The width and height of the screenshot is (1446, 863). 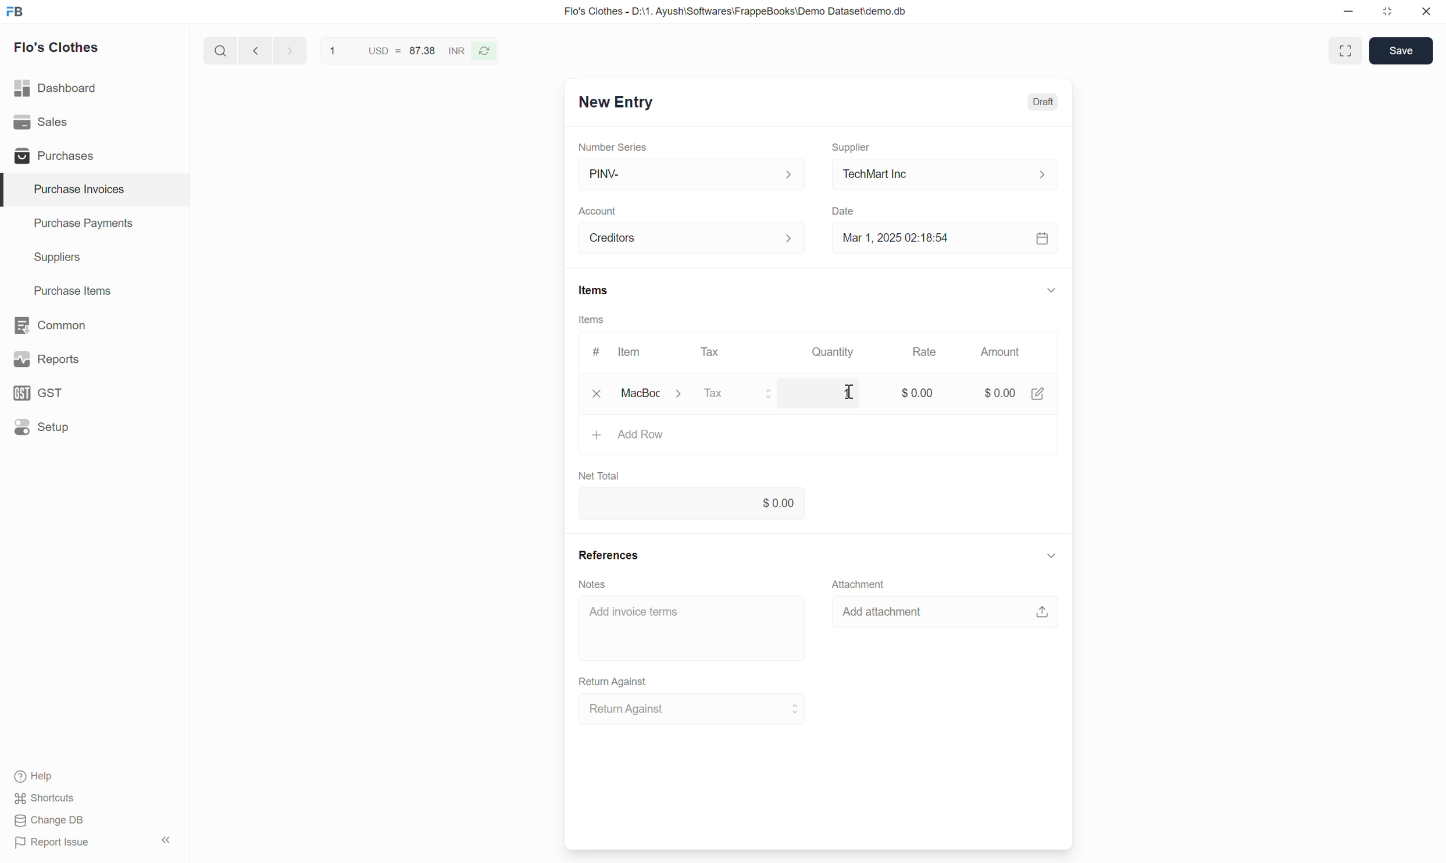 I want to click on Number Series, so click(x=613, y=147).